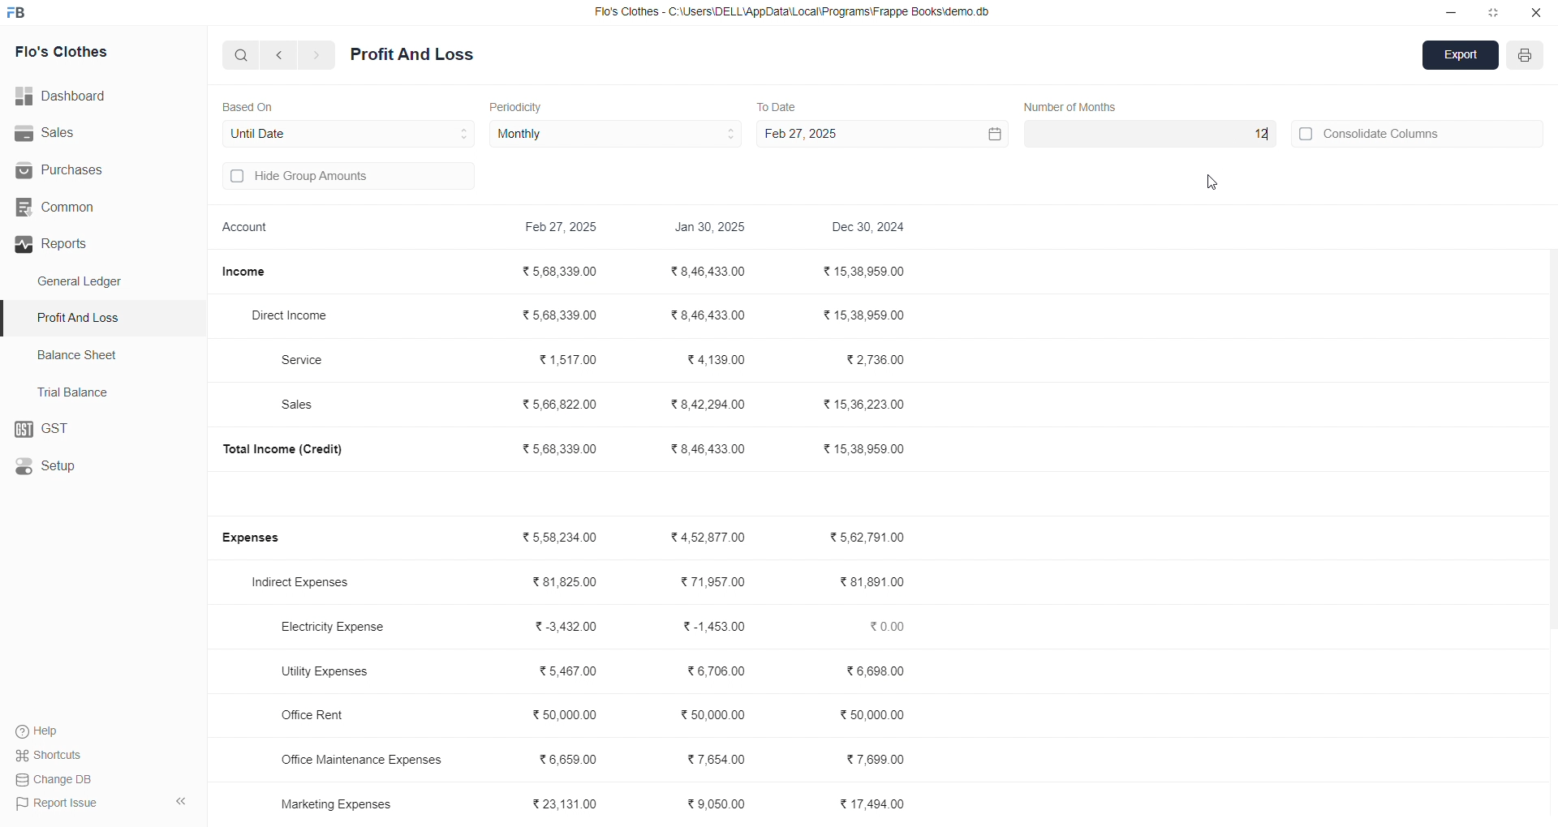 The image size is (1558, 827). What do you see at coordinates (711, 537) in the screenshot?
I see `₹4,52,877.00` at bounding box center [711, 537].